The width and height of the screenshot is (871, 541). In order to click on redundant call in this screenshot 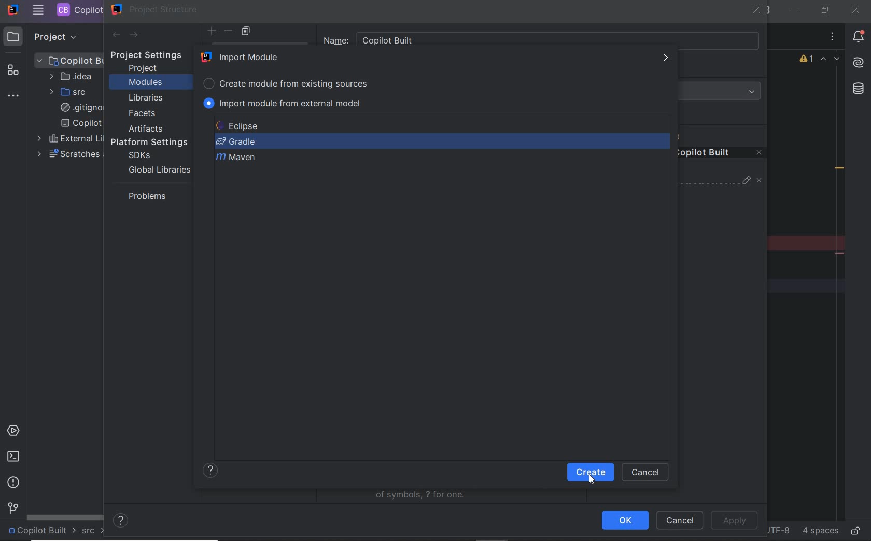, I will do `click(840, 169)`.